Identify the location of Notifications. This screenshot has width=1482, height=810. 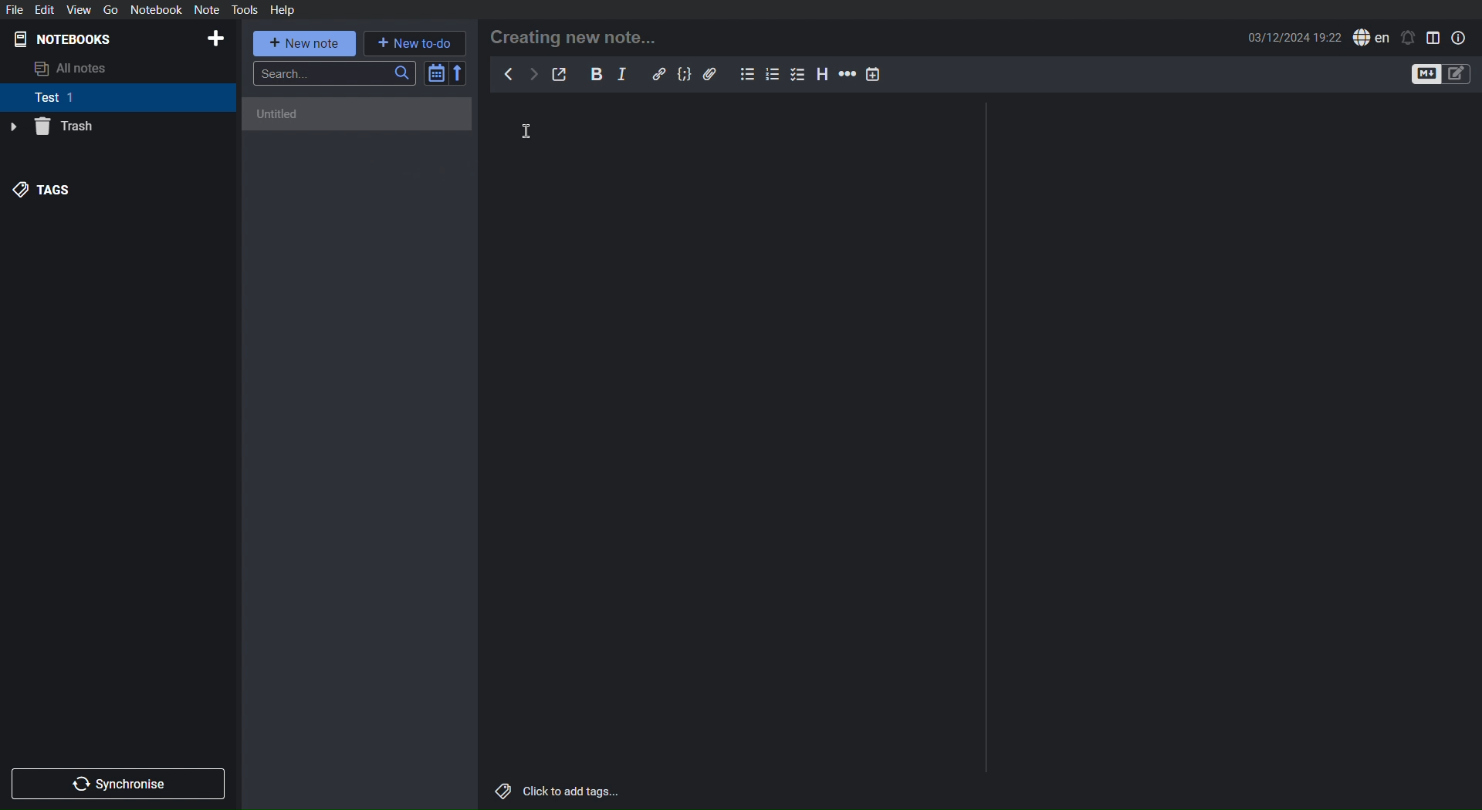
(1407, 39).